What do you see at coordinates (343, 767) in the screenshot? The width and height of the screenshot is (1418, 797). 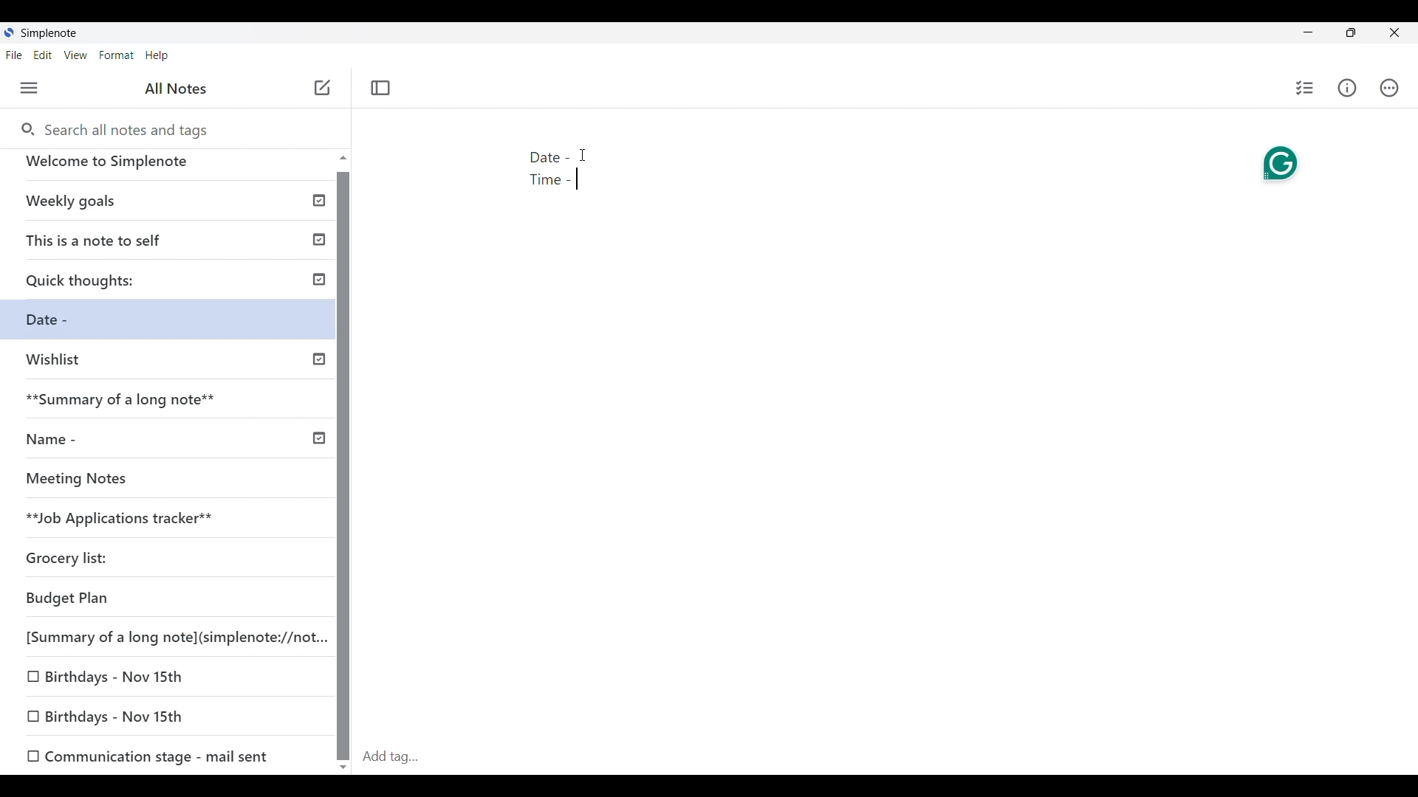 I see `Quick slide to bottom` at bounding box center [343, 767].